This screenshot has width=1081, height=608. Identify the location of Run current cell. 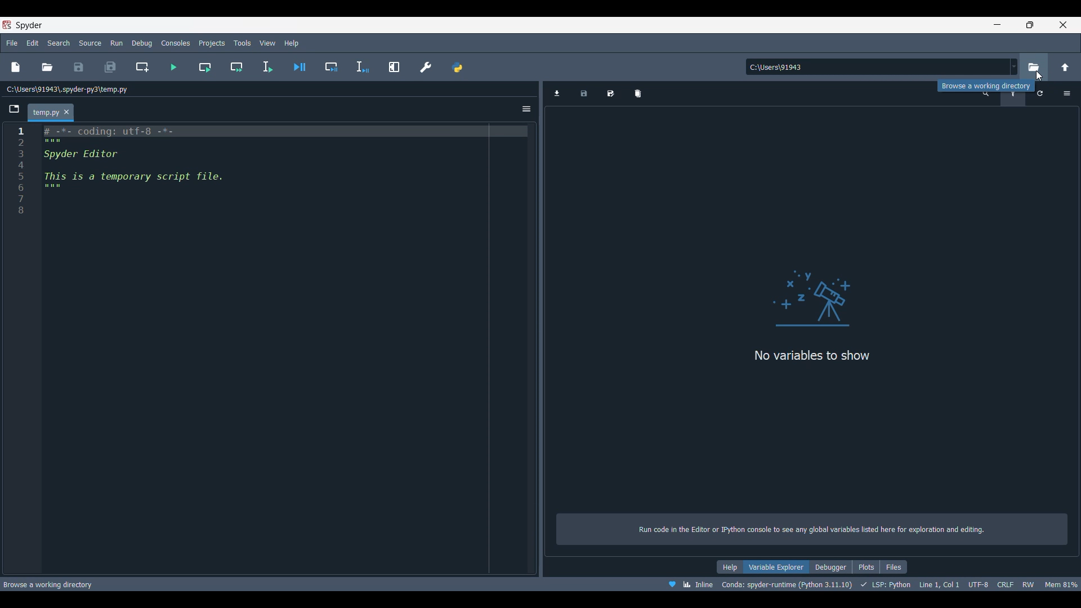
(205, 67).